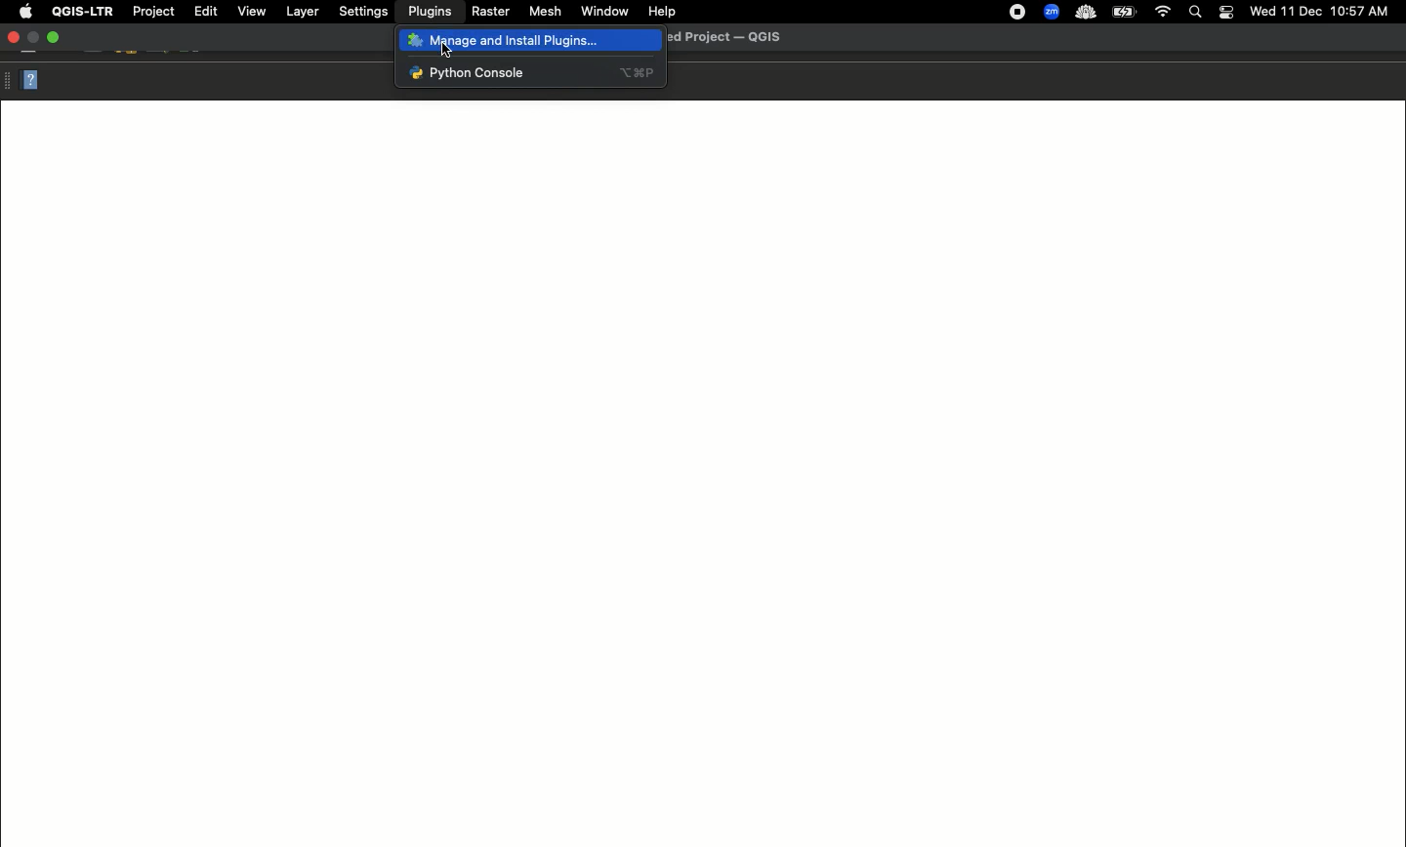 This screenshot has height=847, width=1406. What do you see at coordinates (733, 38) in the screenshot?
I see `Name` at bounding box center [733, 38].